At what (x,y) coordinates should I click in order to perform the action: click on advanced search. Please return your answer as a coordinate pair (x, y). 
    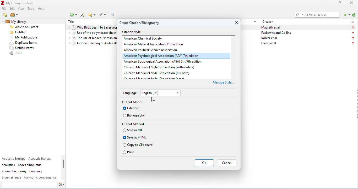
    Looking at the image, I should click on (113, 15).